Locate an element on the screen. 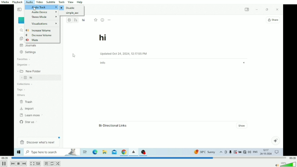  Elapsed time "00:18" is located at coordinates (5, 158).